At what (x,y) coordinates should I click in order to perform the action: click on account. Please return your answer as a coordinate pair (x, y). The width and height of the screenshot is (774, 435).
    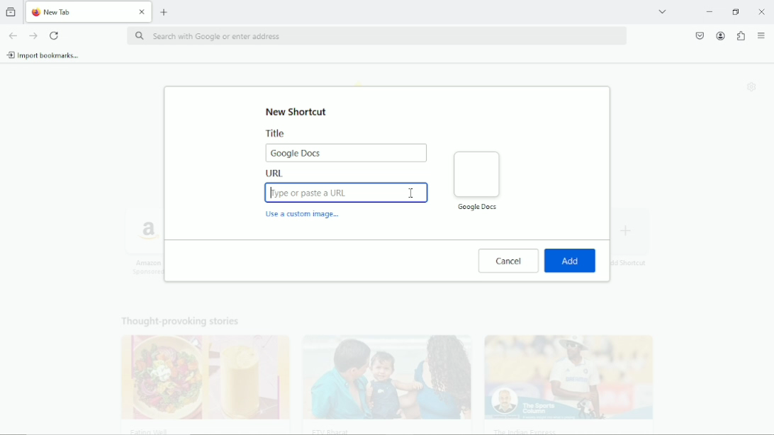
    Looking at the image, I should click on (719, 35).